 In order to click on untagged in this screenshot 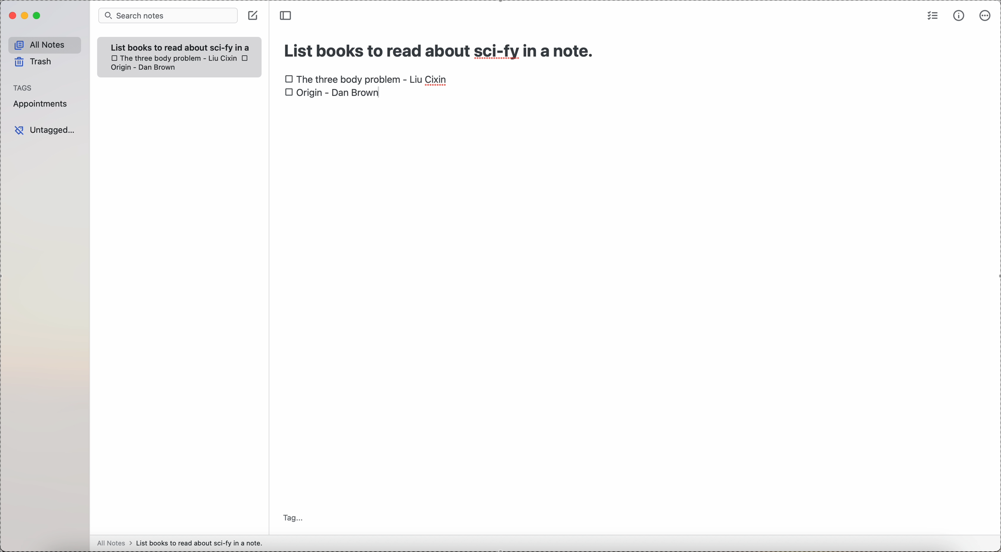, I will do `click(45, 130)`.